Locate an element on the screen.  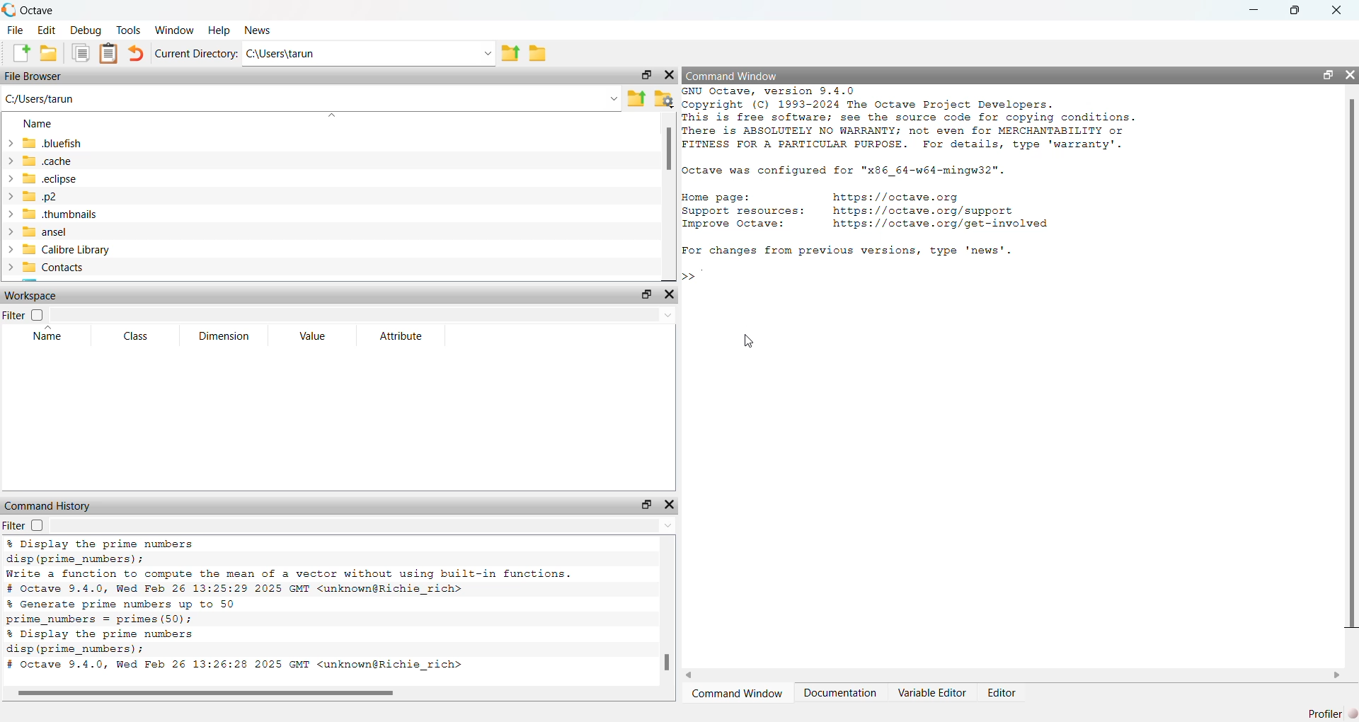
Contacts is located at coordinates (55, 268).